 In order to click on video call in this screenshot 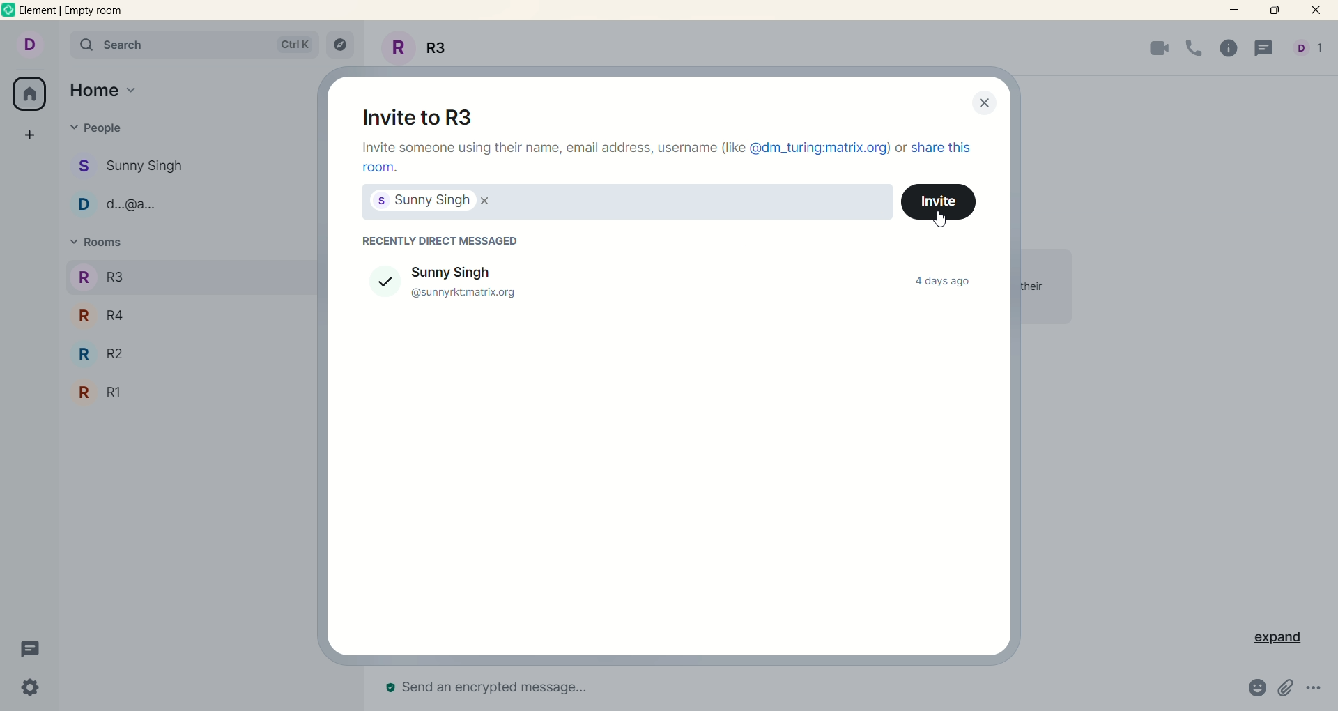, I will do `click(1152, 50)`.